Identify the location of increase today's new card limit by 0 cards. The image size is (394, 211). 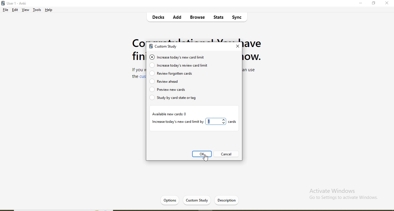
(178, 122).